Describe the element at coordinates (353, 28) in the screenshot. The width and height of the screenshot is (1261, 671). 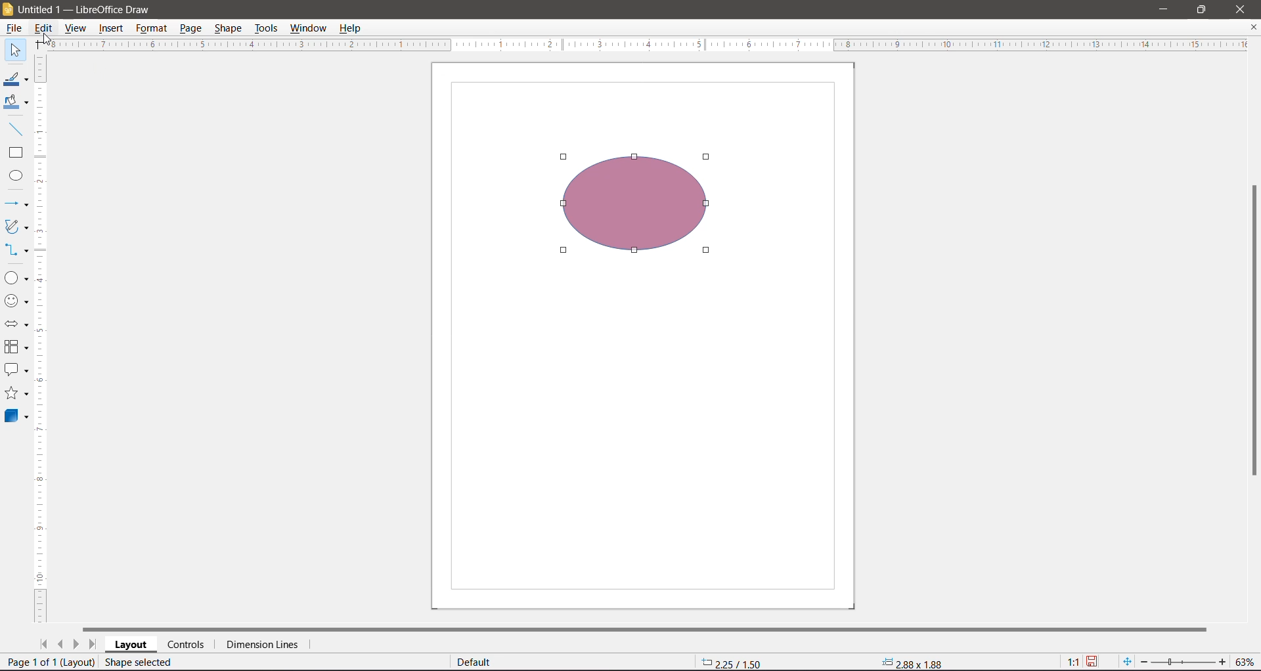
I see `Help` at that location.